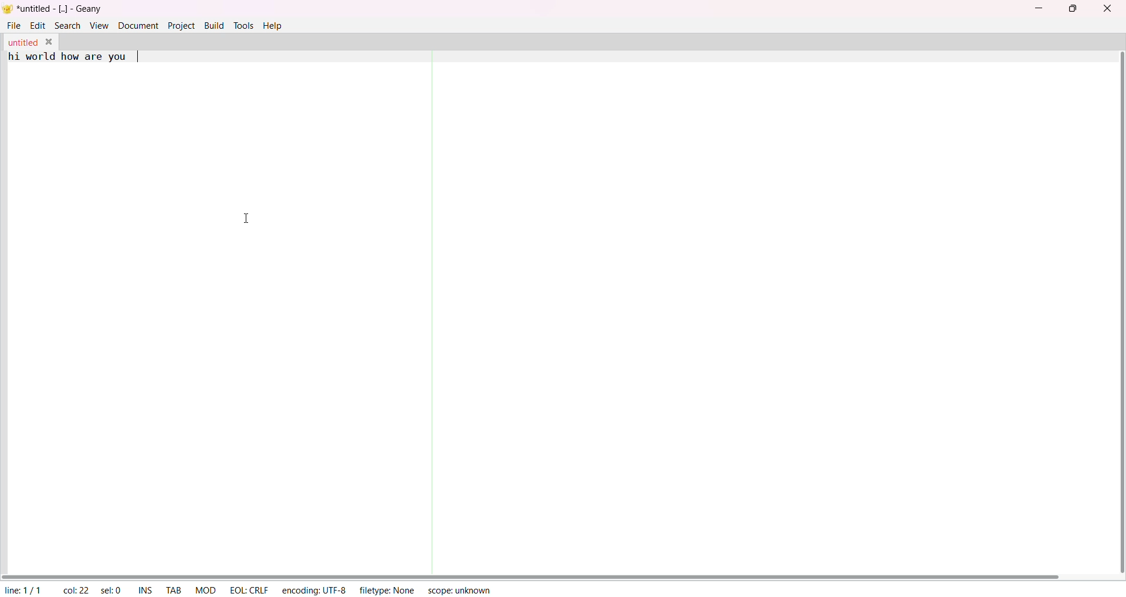  I want to click on build, so click(213, 25).